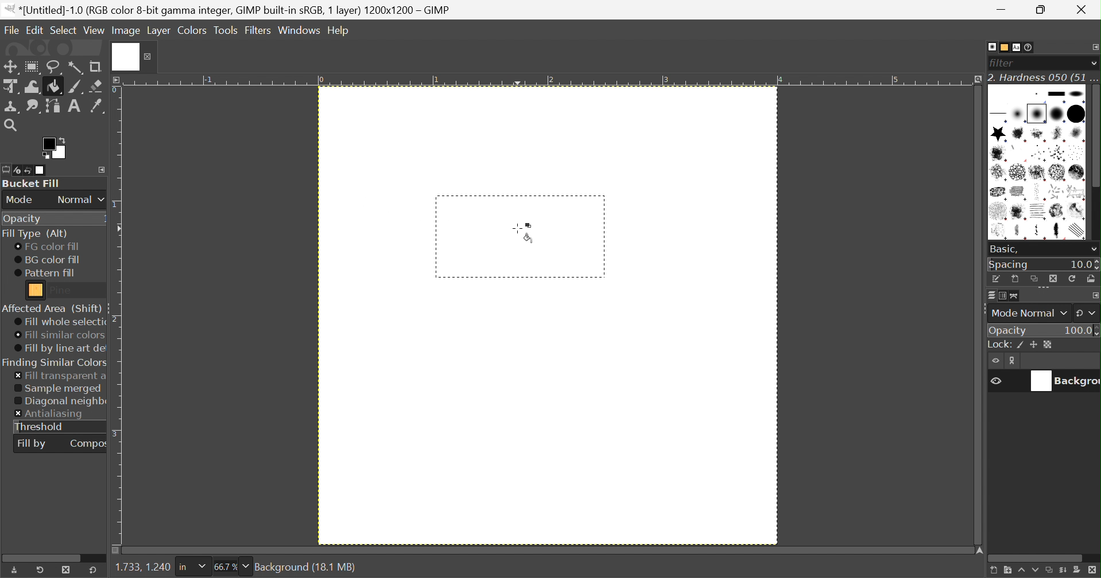 The image size is (1101, 578). Describe the element at coordinates (52, 308) in the screenshot. I see `Affected Area` at that location.